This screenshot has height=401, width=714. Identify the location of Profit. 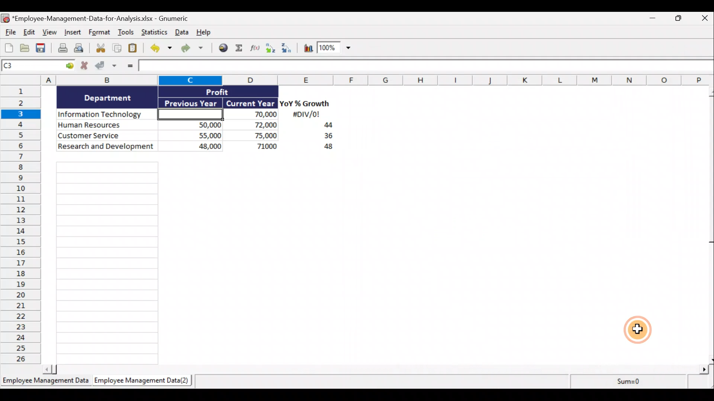
(229, 91).